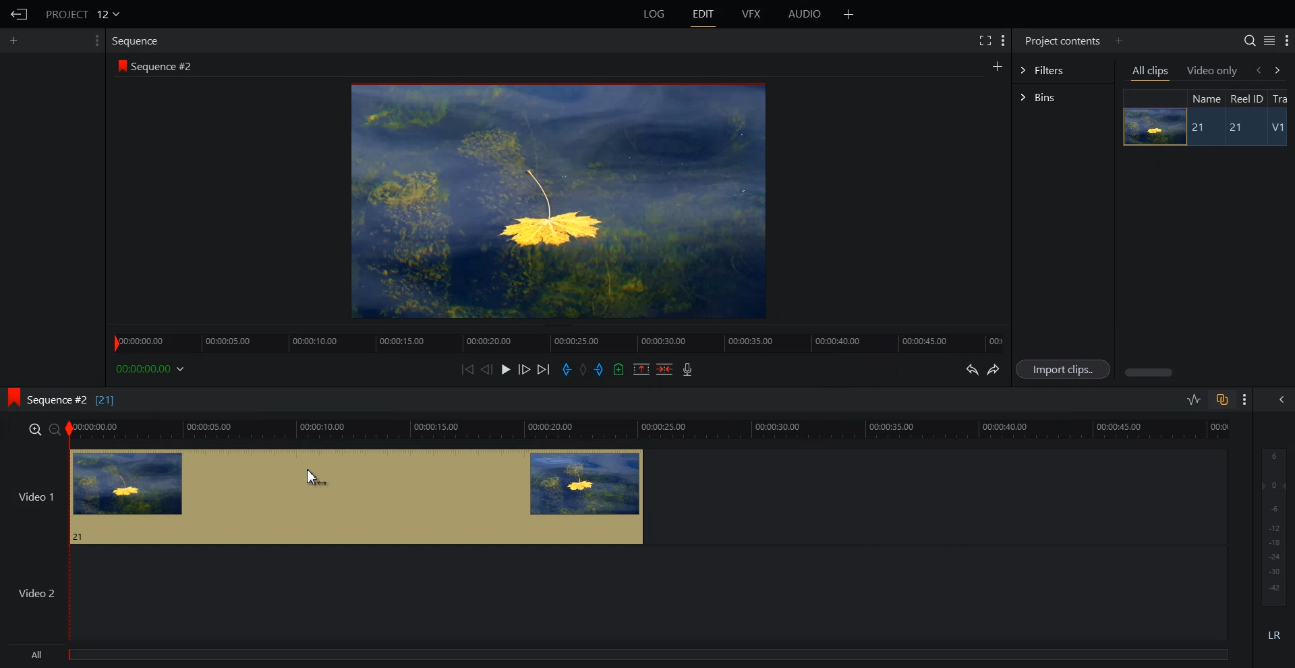  What do you see at coordinates (984, 39) in the screenshot?
I see `Full screen` at bounding box center [984, 39].